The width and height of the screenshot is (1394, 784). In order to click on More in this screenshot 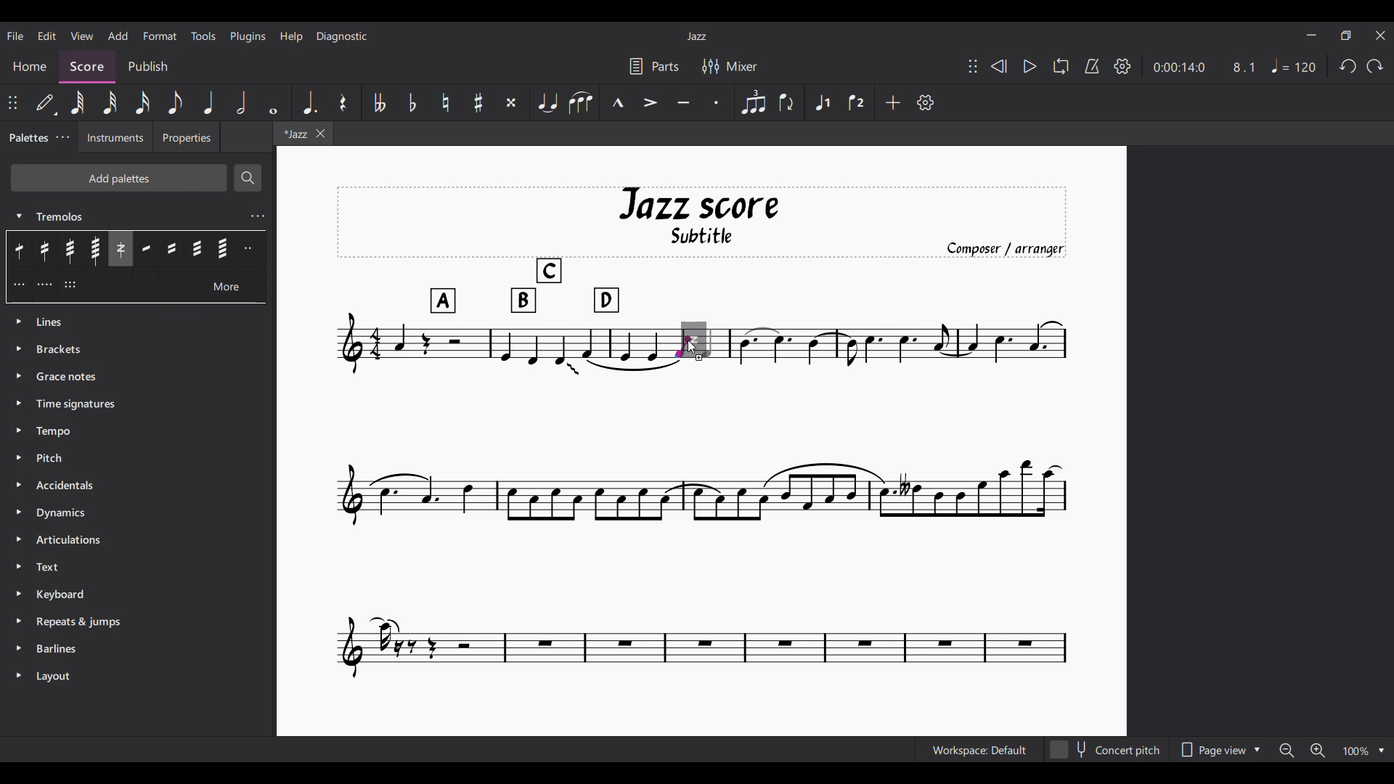, I will do `click(227, 285)`.